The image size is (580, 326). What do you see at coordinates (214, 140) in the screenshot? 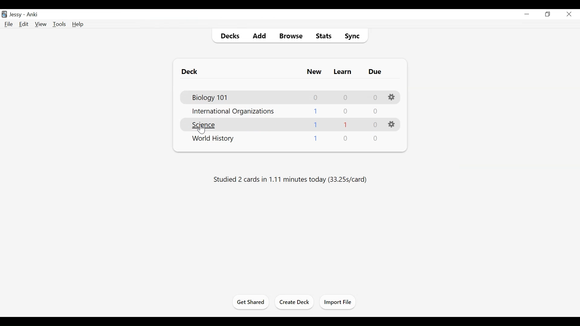
I see `Deck Name` at bounding box center [214, 140].